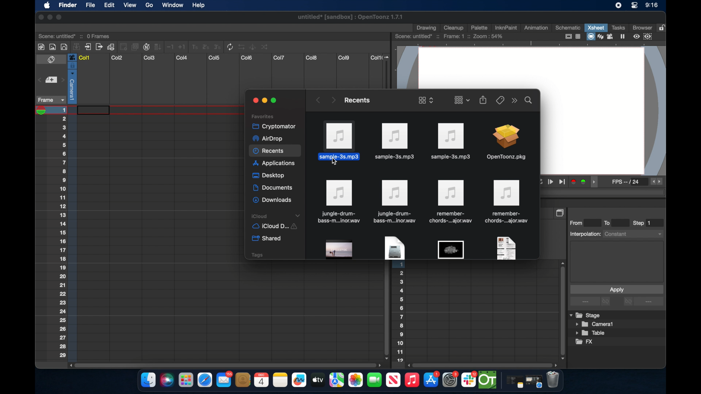  I want to click on playback controls, so click(553, 182).